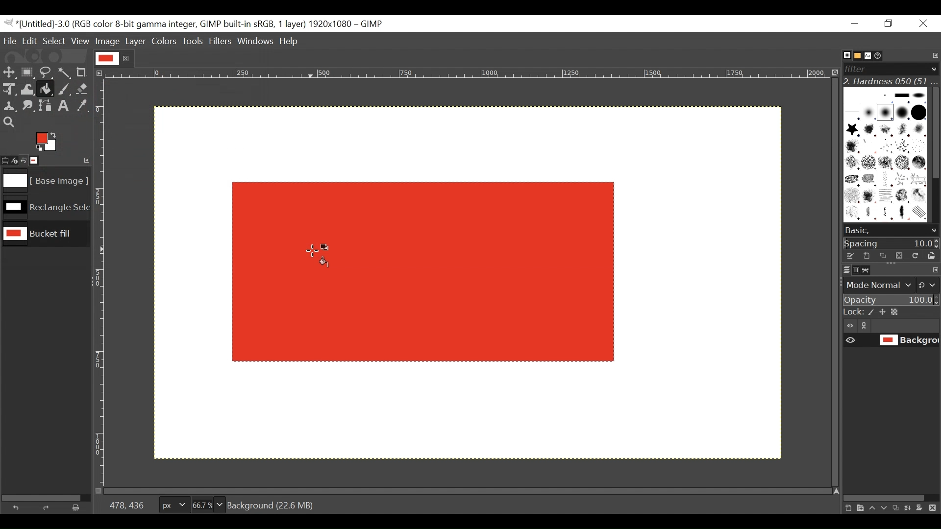 Image resolution: width=941 pixels, height=529 pixels. What do you see at coordinates (891, 243) in the screenshot?
I see `Spacing` at bounding box center [891, 243].